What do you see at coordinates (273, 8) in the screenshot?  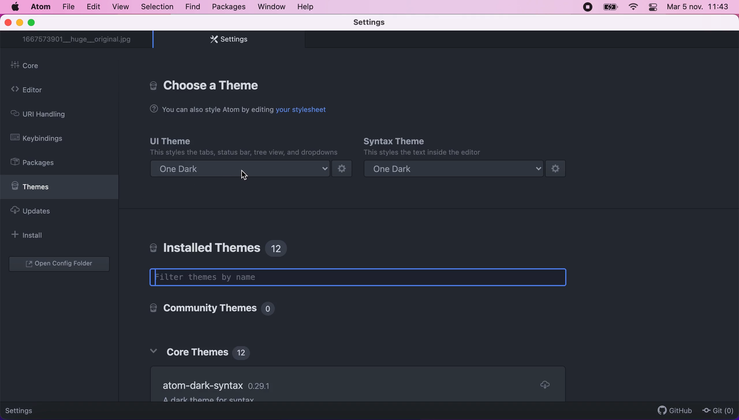 I see `window` at bounding box center [273, 8].